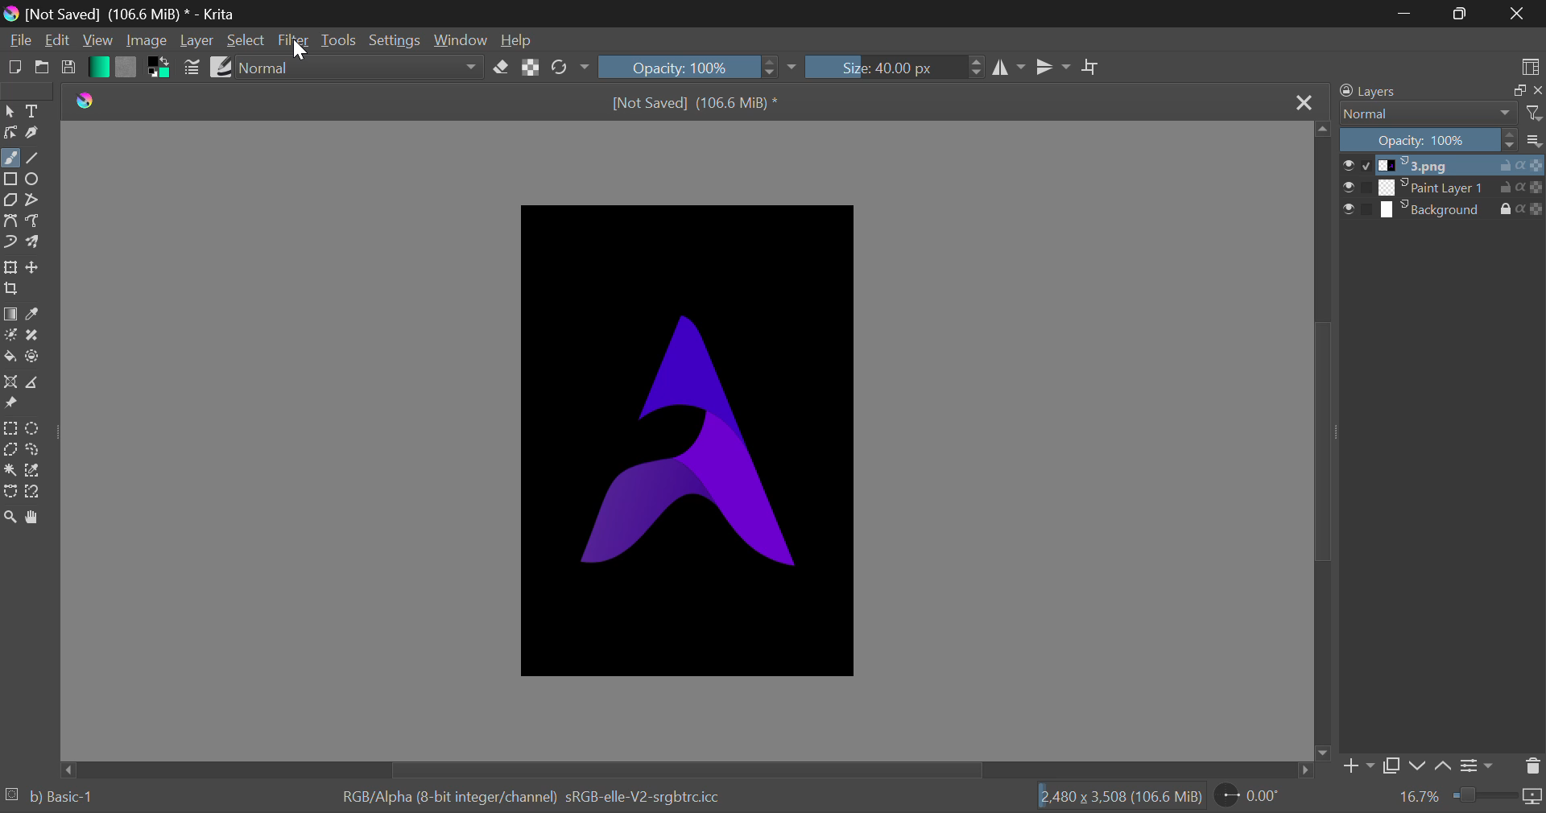 This screenshot has height=813, width=1546. What do you see at coordinates (221, 67) in the screenshot?
I see `Brush Presets` at bounding box center [221, 67].